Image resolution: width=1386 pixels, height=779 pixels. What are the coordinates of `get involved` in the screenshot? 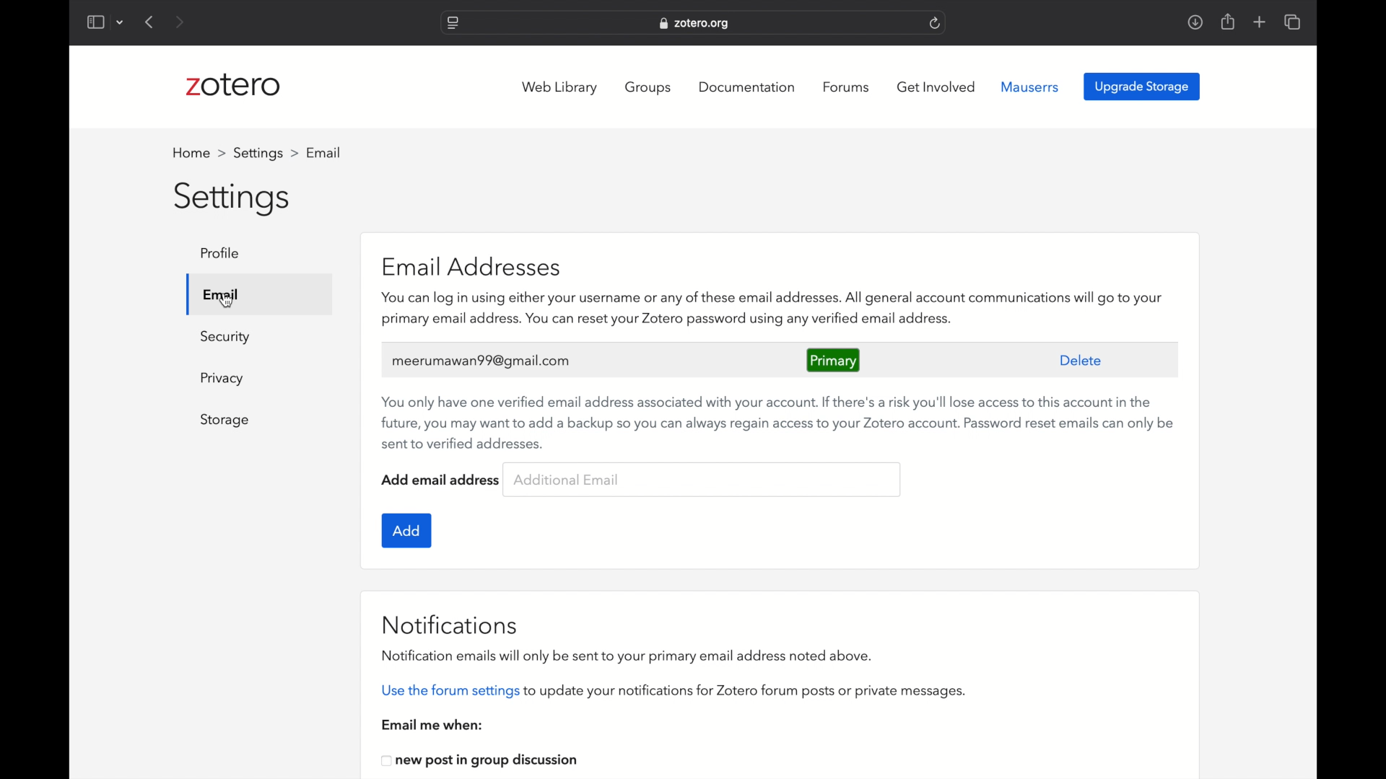 It's located at (936, 87).